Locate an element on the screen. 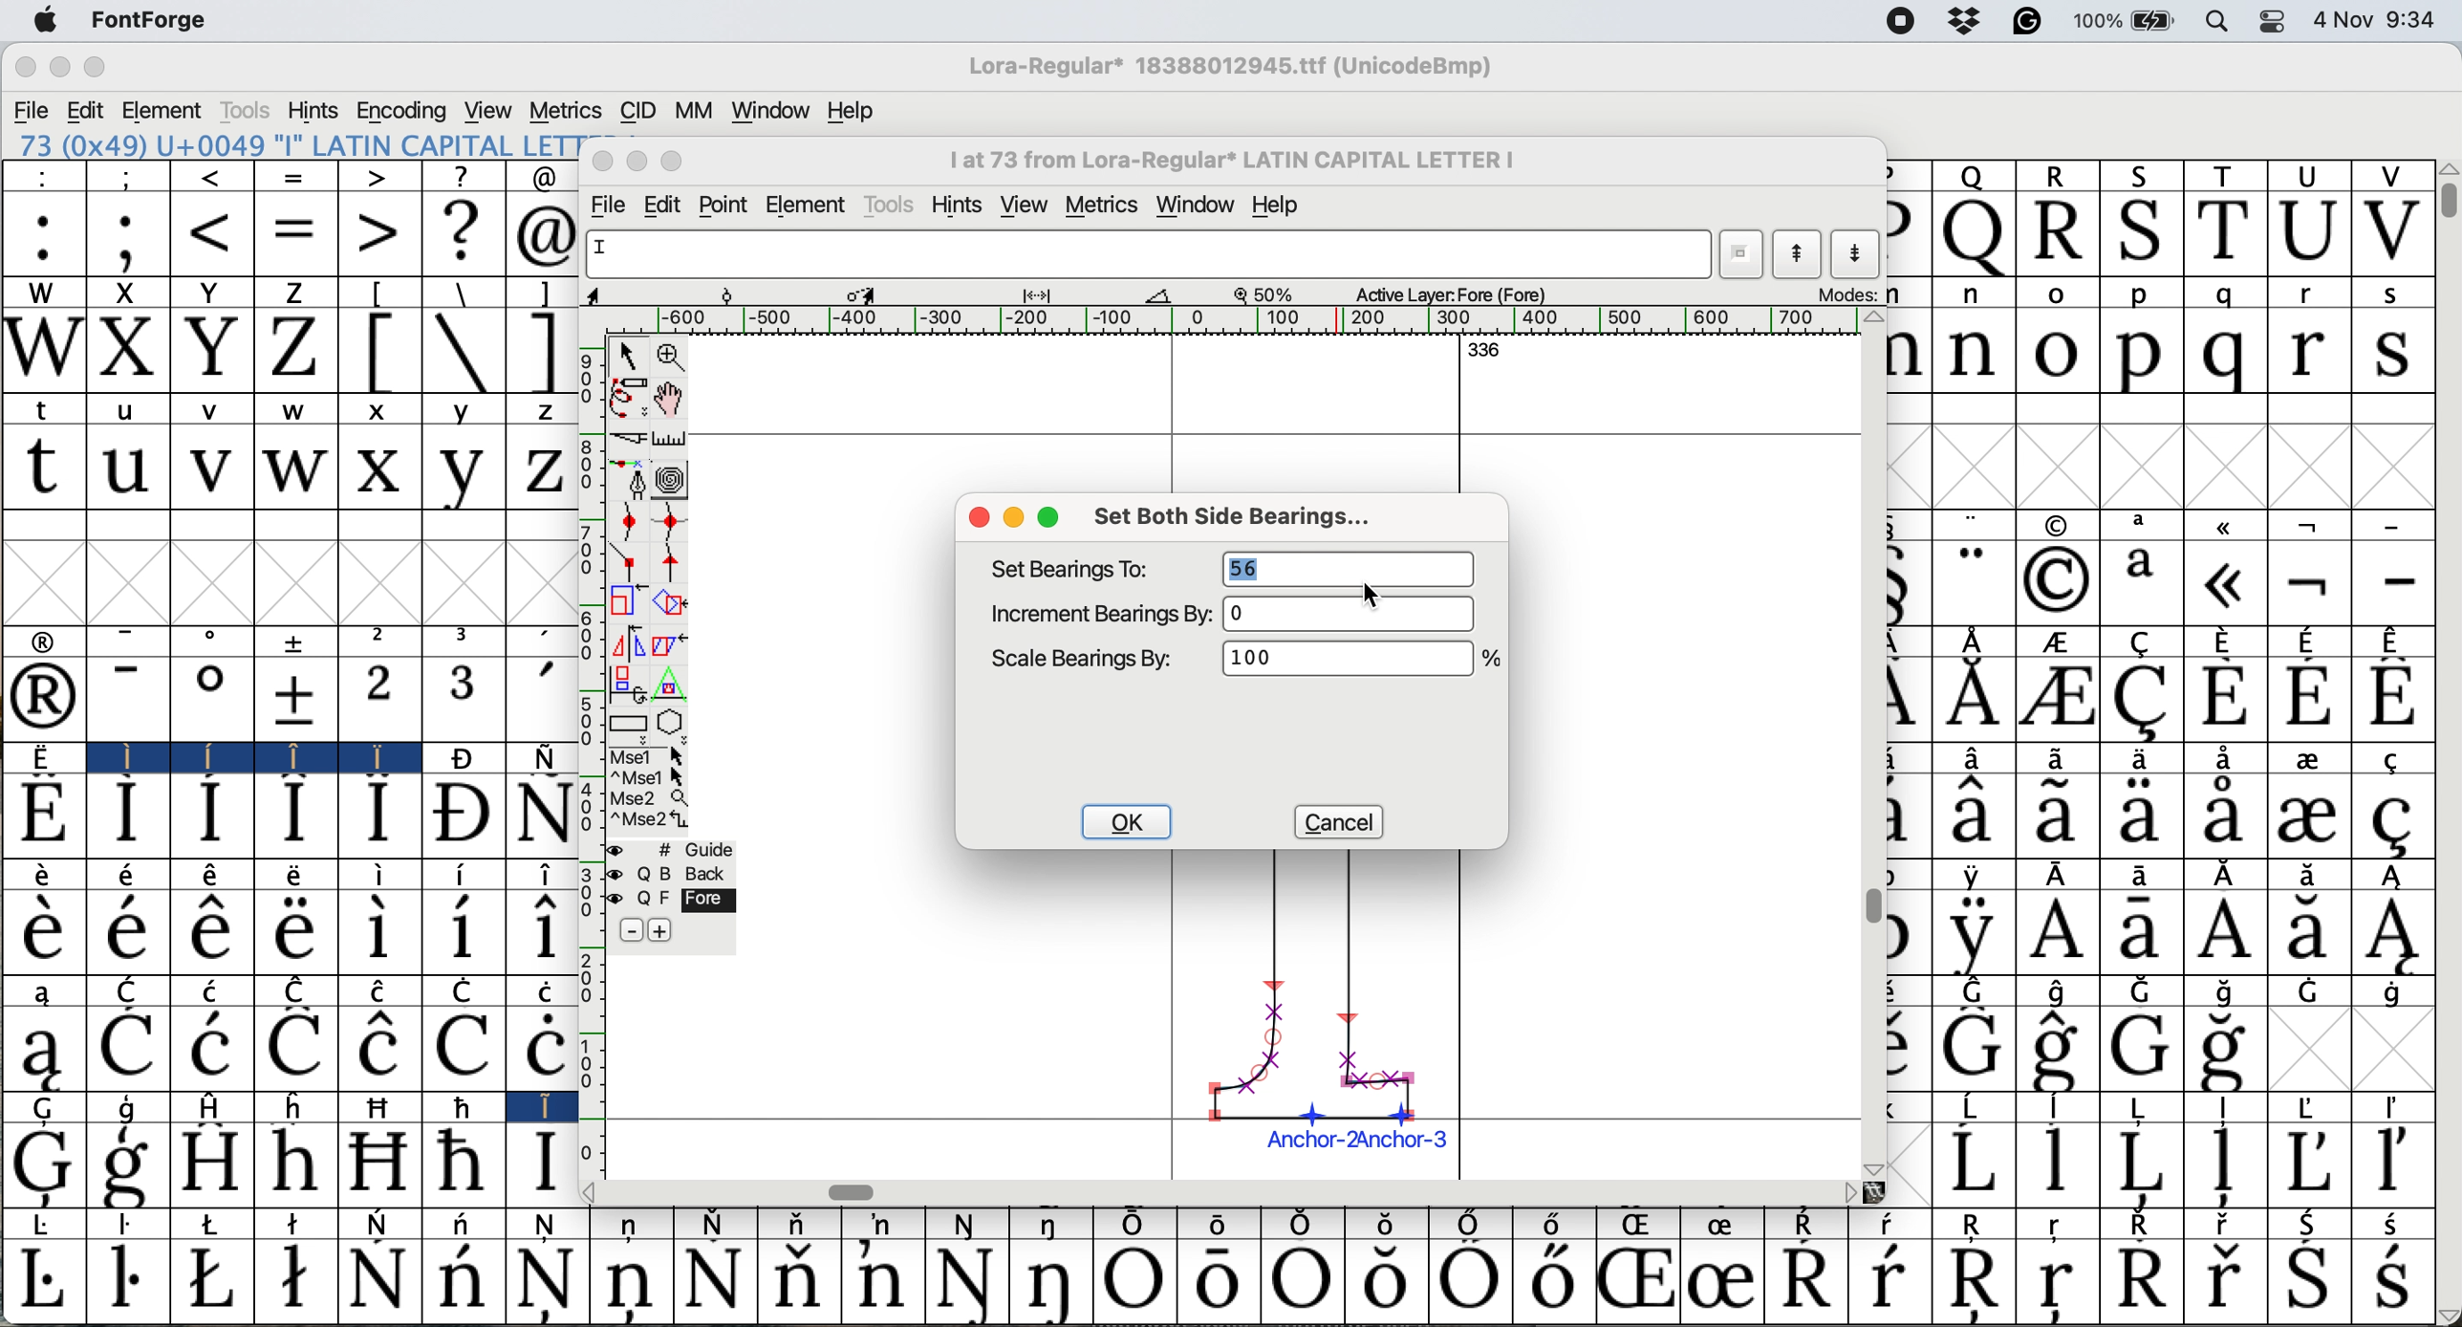  z is located at coordinates (537, 471).